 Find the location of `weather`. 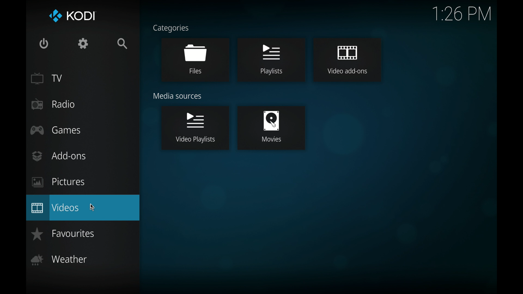

weather is located at coordinates (59, 260).